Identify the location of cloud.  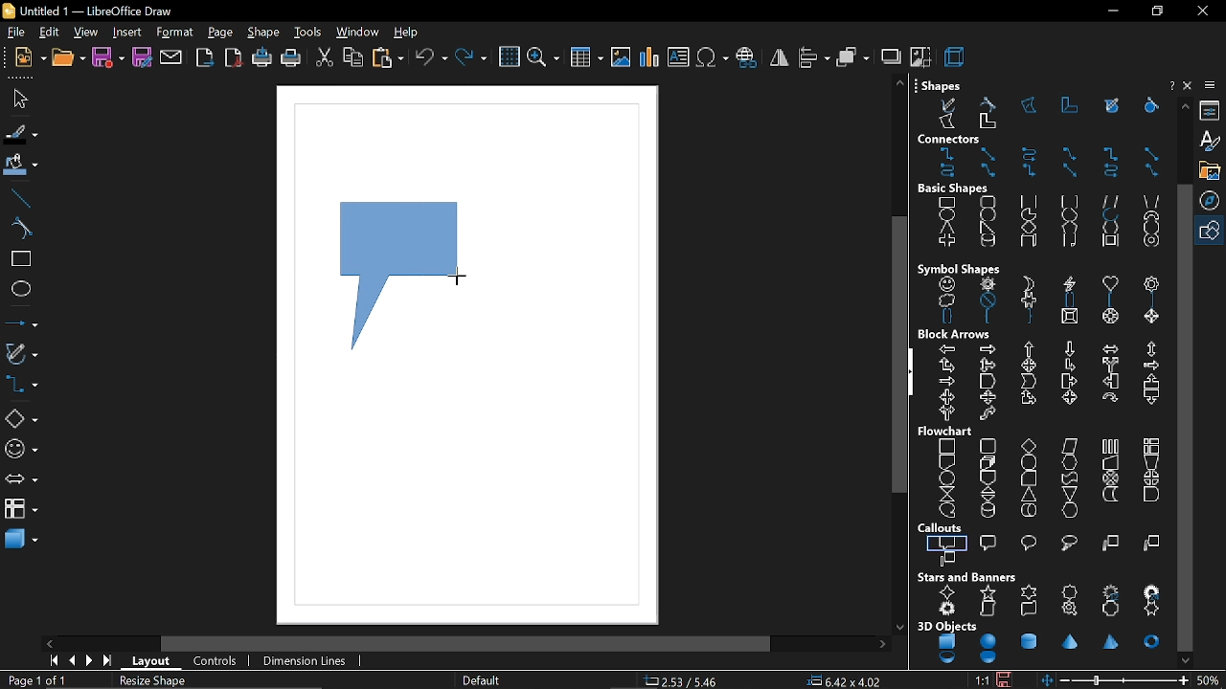
(1067, 544).